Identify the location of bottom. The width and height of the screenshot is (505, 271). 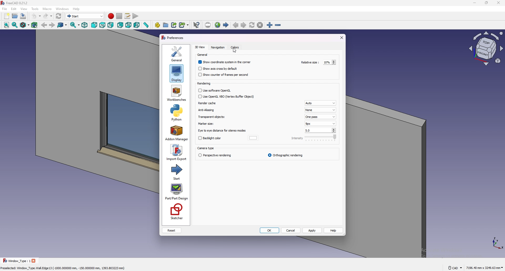
(129, 25).